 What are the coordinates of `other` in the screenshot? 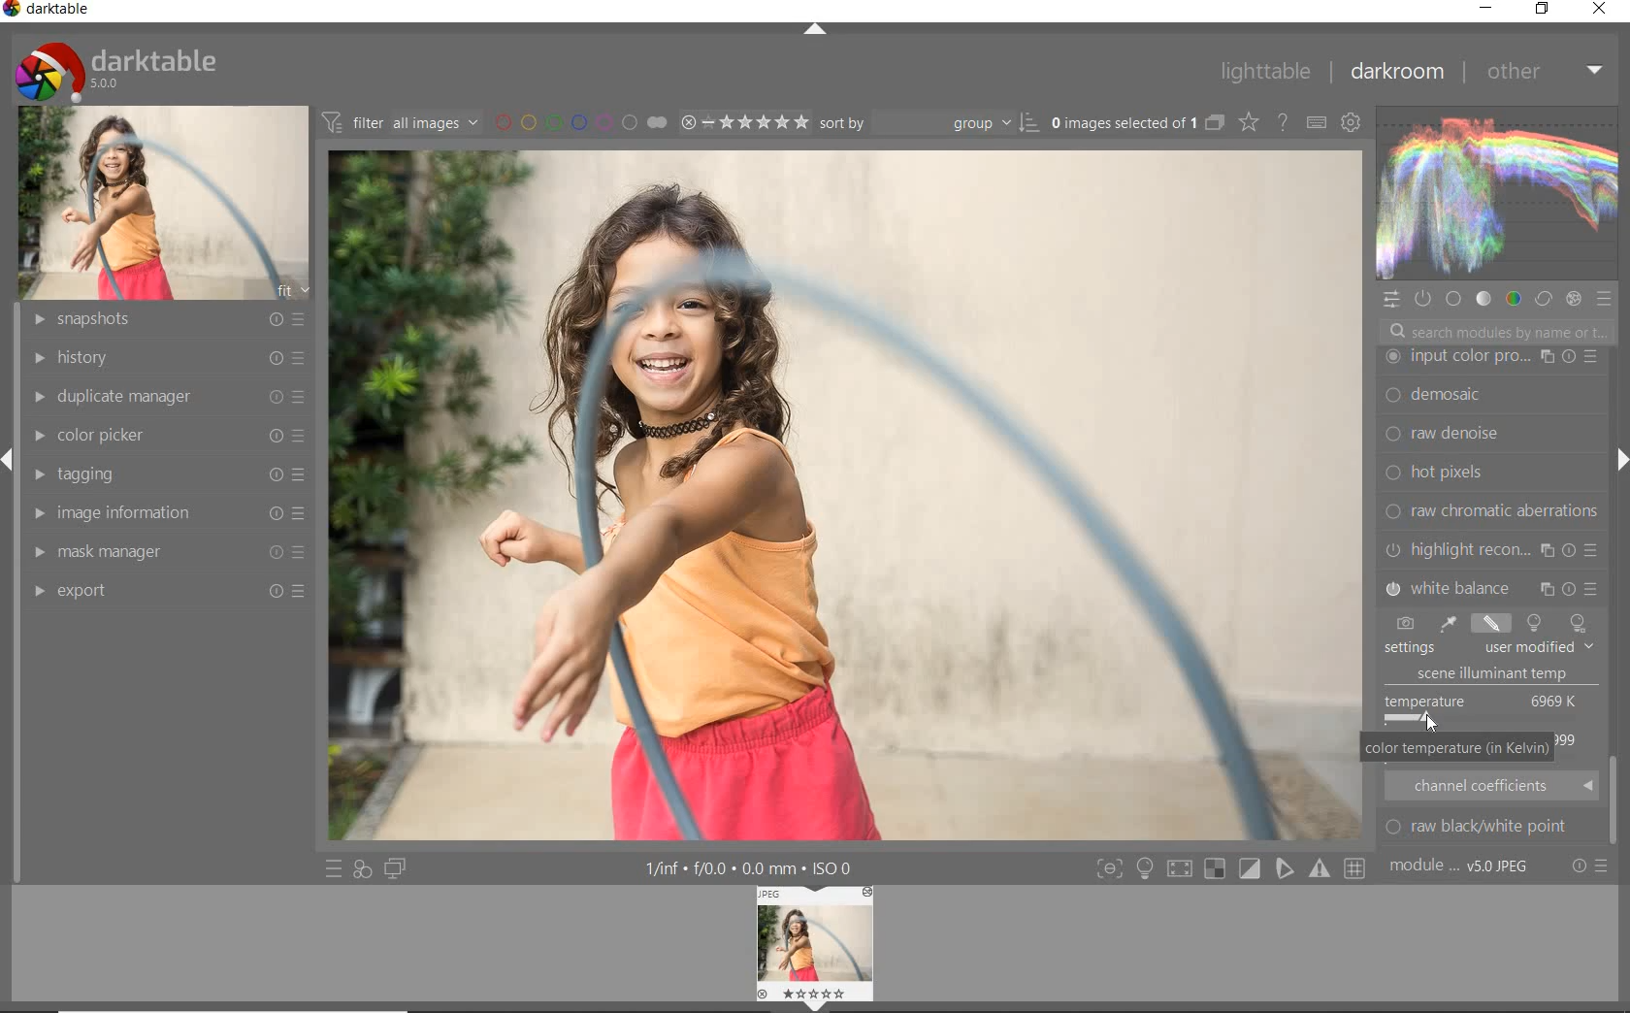 It's located at (1545, 71).